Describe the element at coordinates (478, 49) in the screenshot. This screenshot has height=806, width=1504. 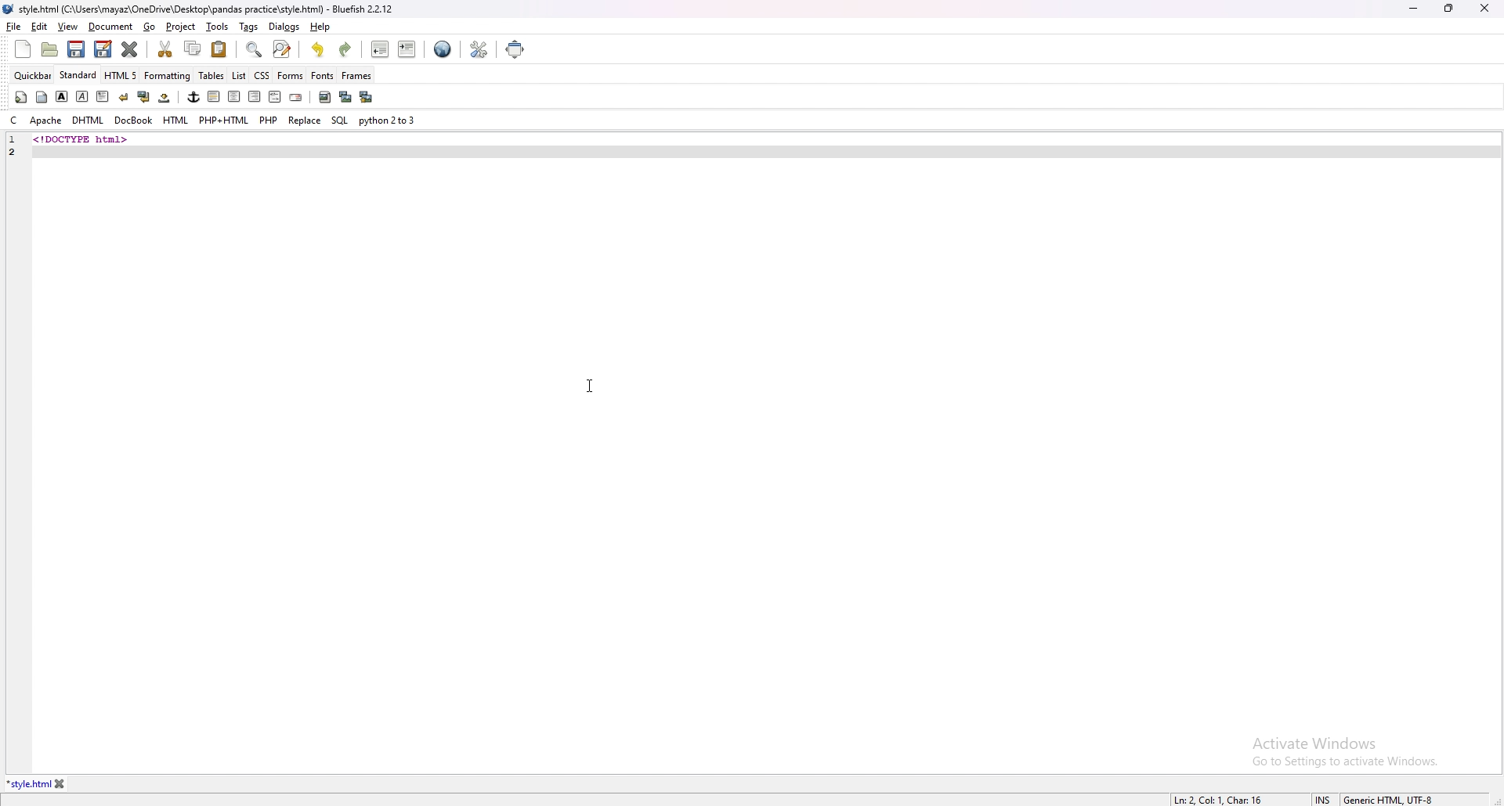
I see `edit preference` at that location.